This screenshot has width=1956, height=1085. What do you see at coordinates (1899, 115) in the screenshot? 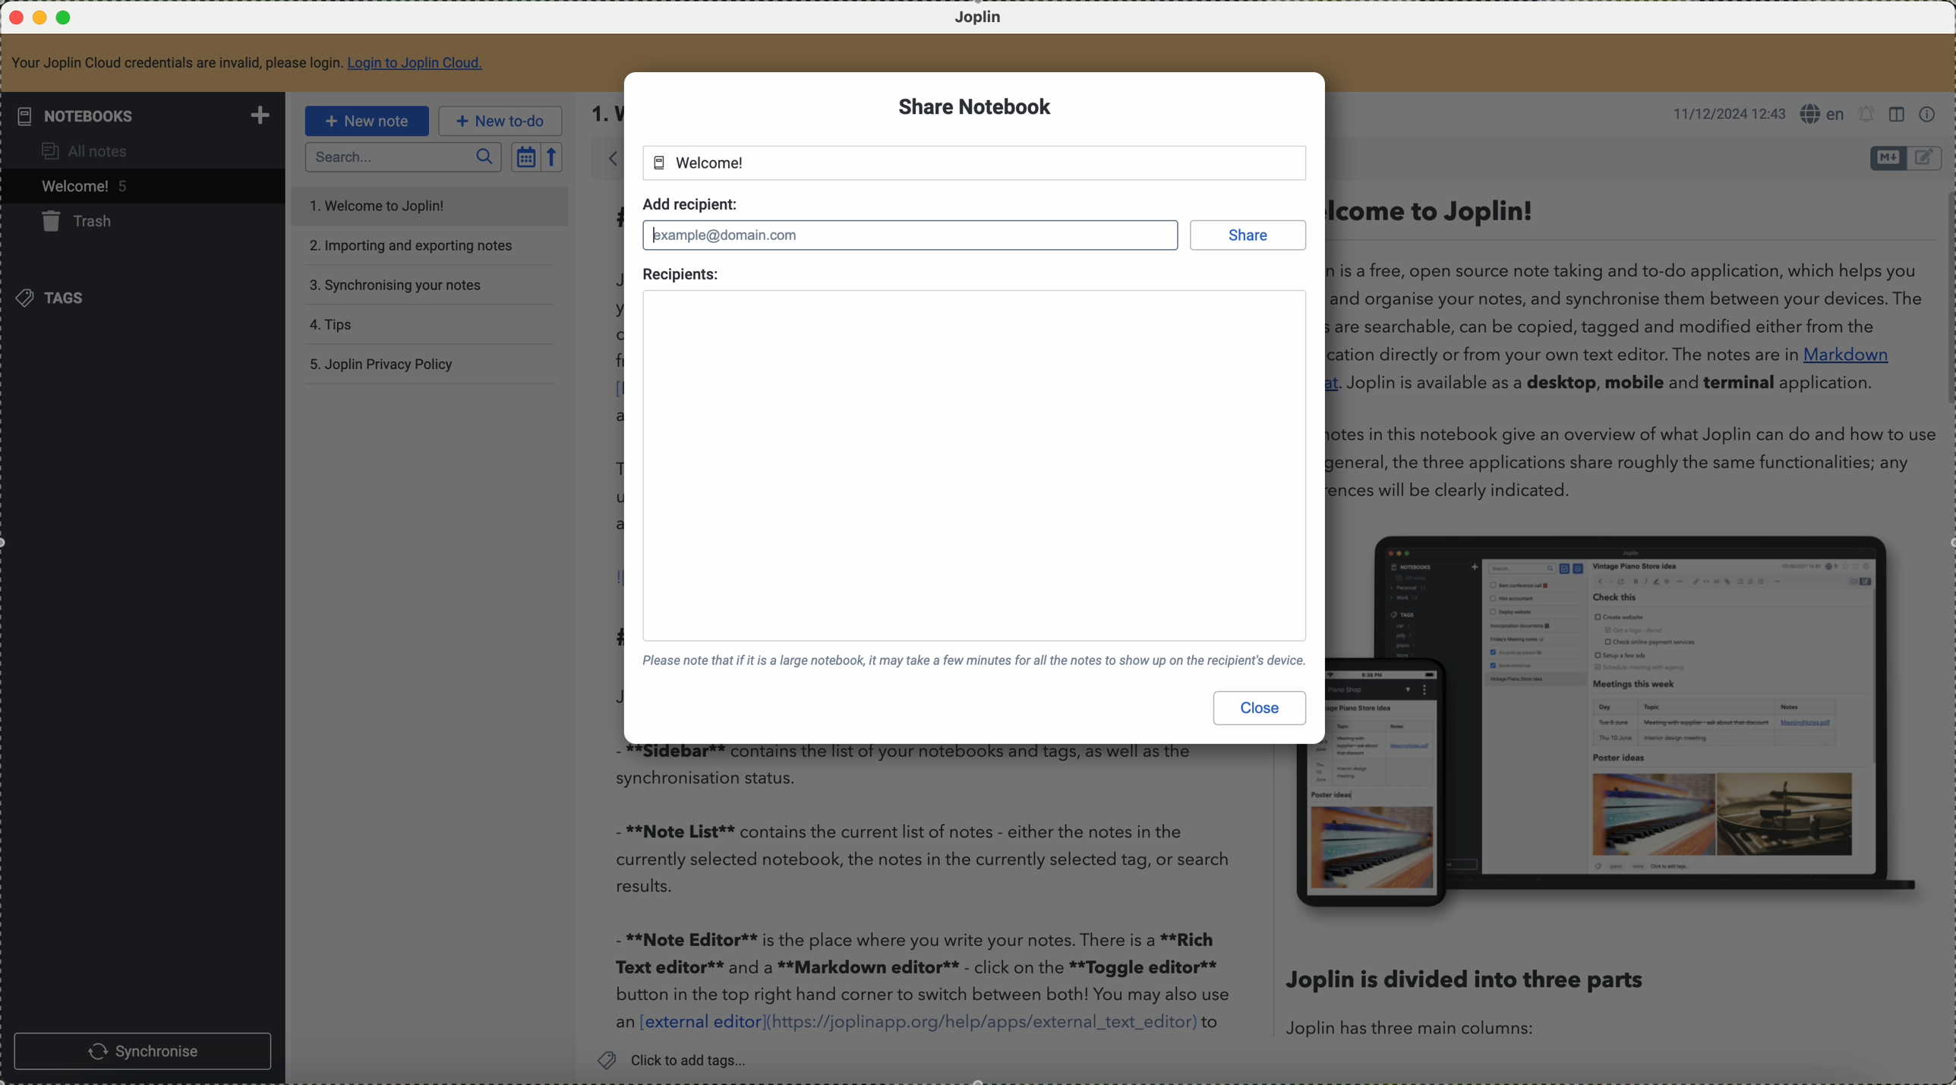
I see `toggle editor layouts` at bounding box center [1899, 115].